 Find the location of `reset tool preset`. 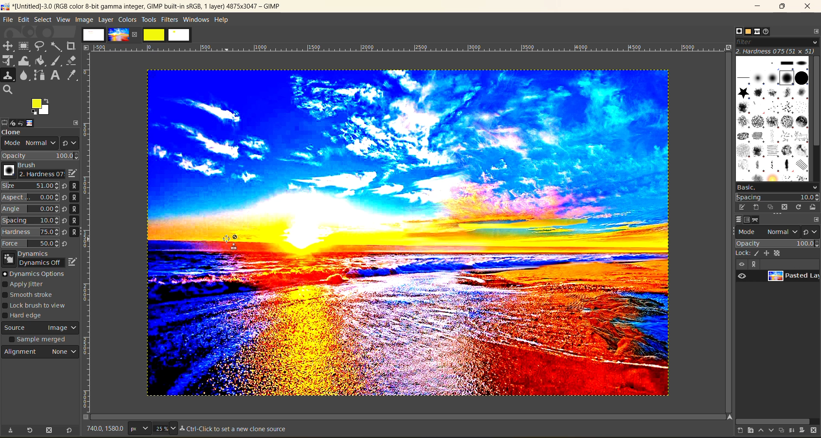

reset tool preset is located at coordinates (30, 430).